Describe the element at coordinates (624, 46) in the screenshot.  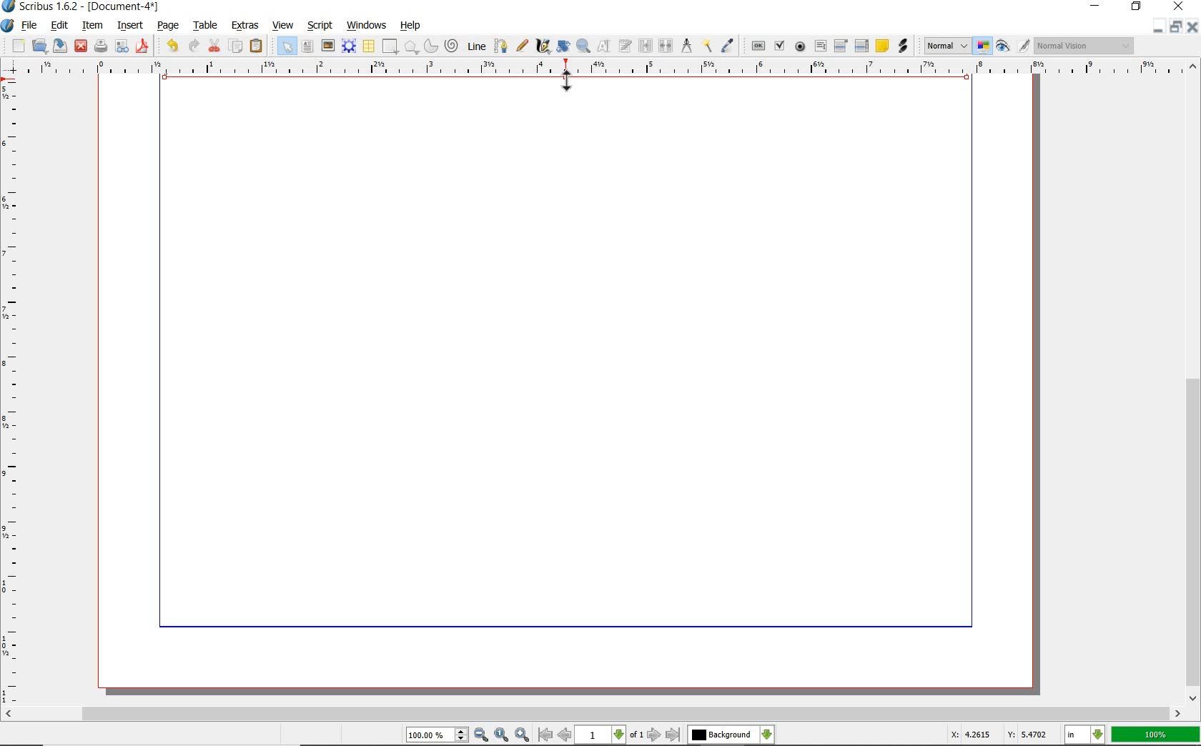
I see `edit text with story editor` at that location.